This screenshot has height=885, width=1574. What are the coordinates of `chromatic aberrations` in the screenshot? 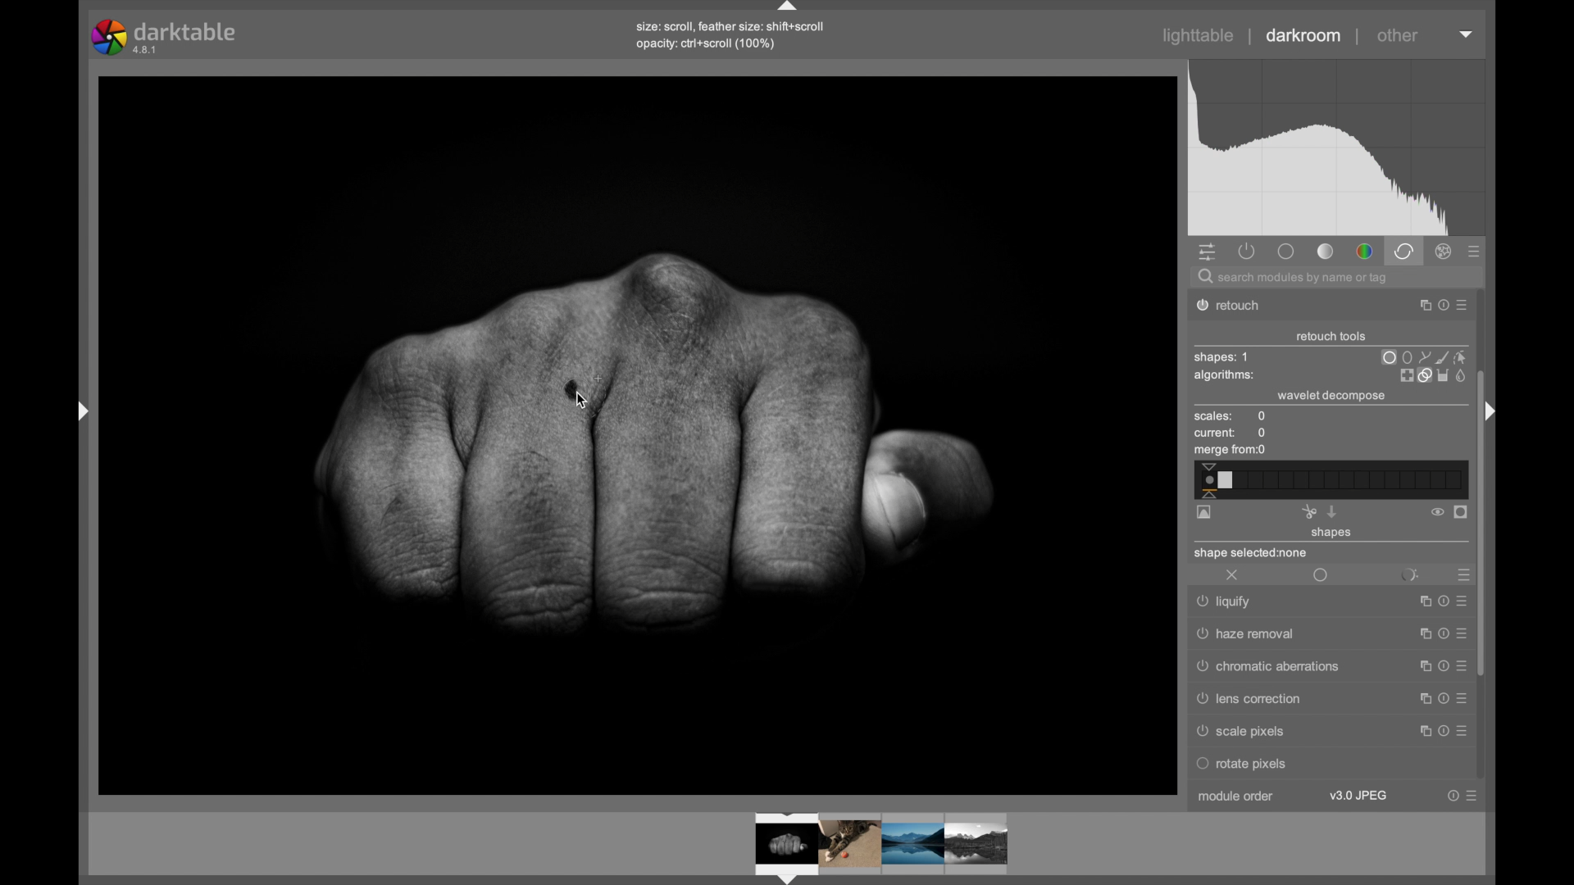 It's located at (1265, 668).